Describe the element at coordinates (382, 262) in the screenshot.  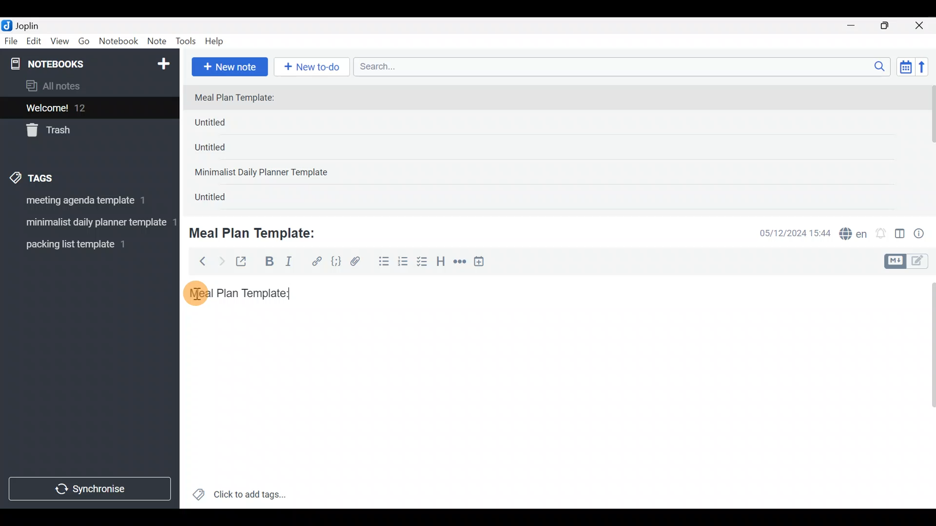
I see `Bulleted list` at that location.